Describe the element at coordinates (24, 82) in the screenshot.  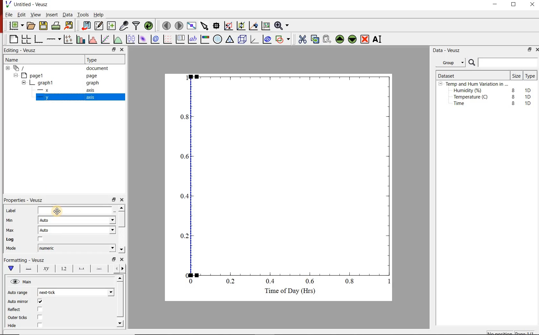
I see `hide sub menu` at that location.